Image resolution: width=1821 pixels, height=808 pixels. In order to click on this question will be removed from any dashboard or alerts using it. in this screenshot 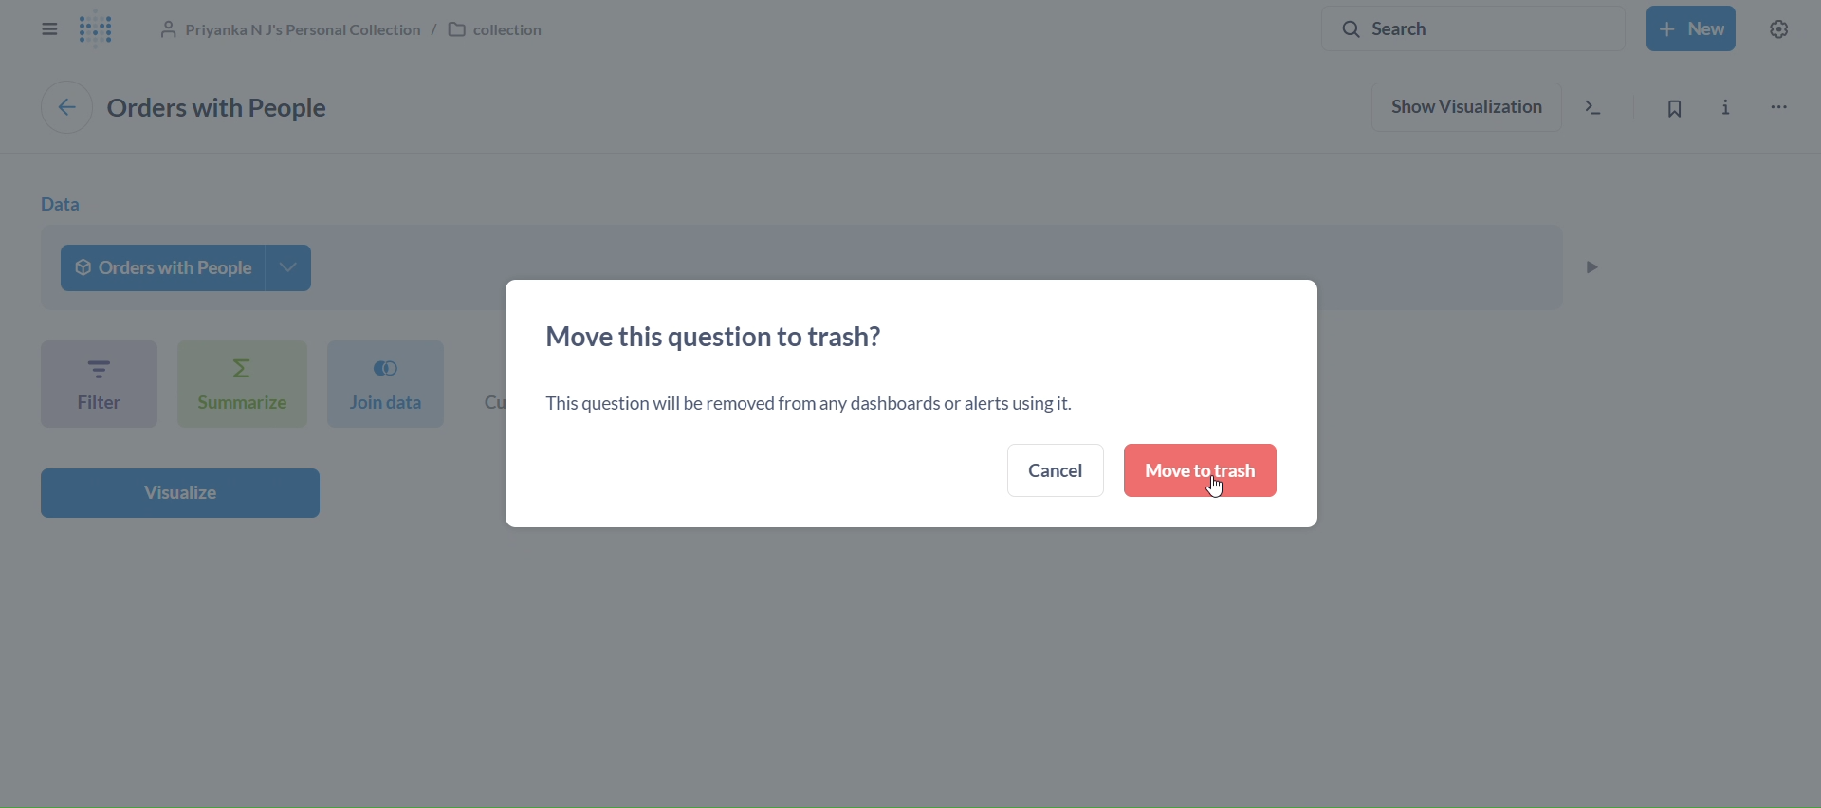, I will do `click(809, 405)`.